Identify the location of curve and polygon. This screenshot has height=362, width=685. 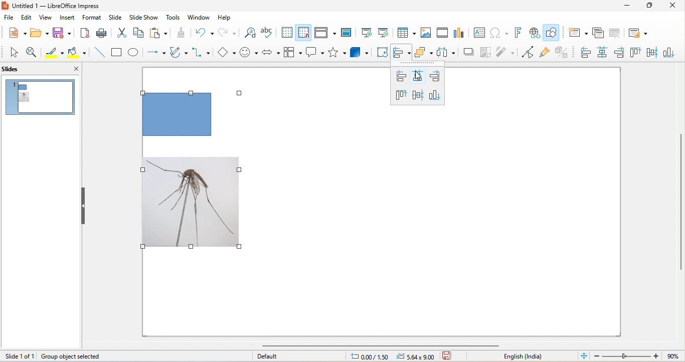
(180, 53).